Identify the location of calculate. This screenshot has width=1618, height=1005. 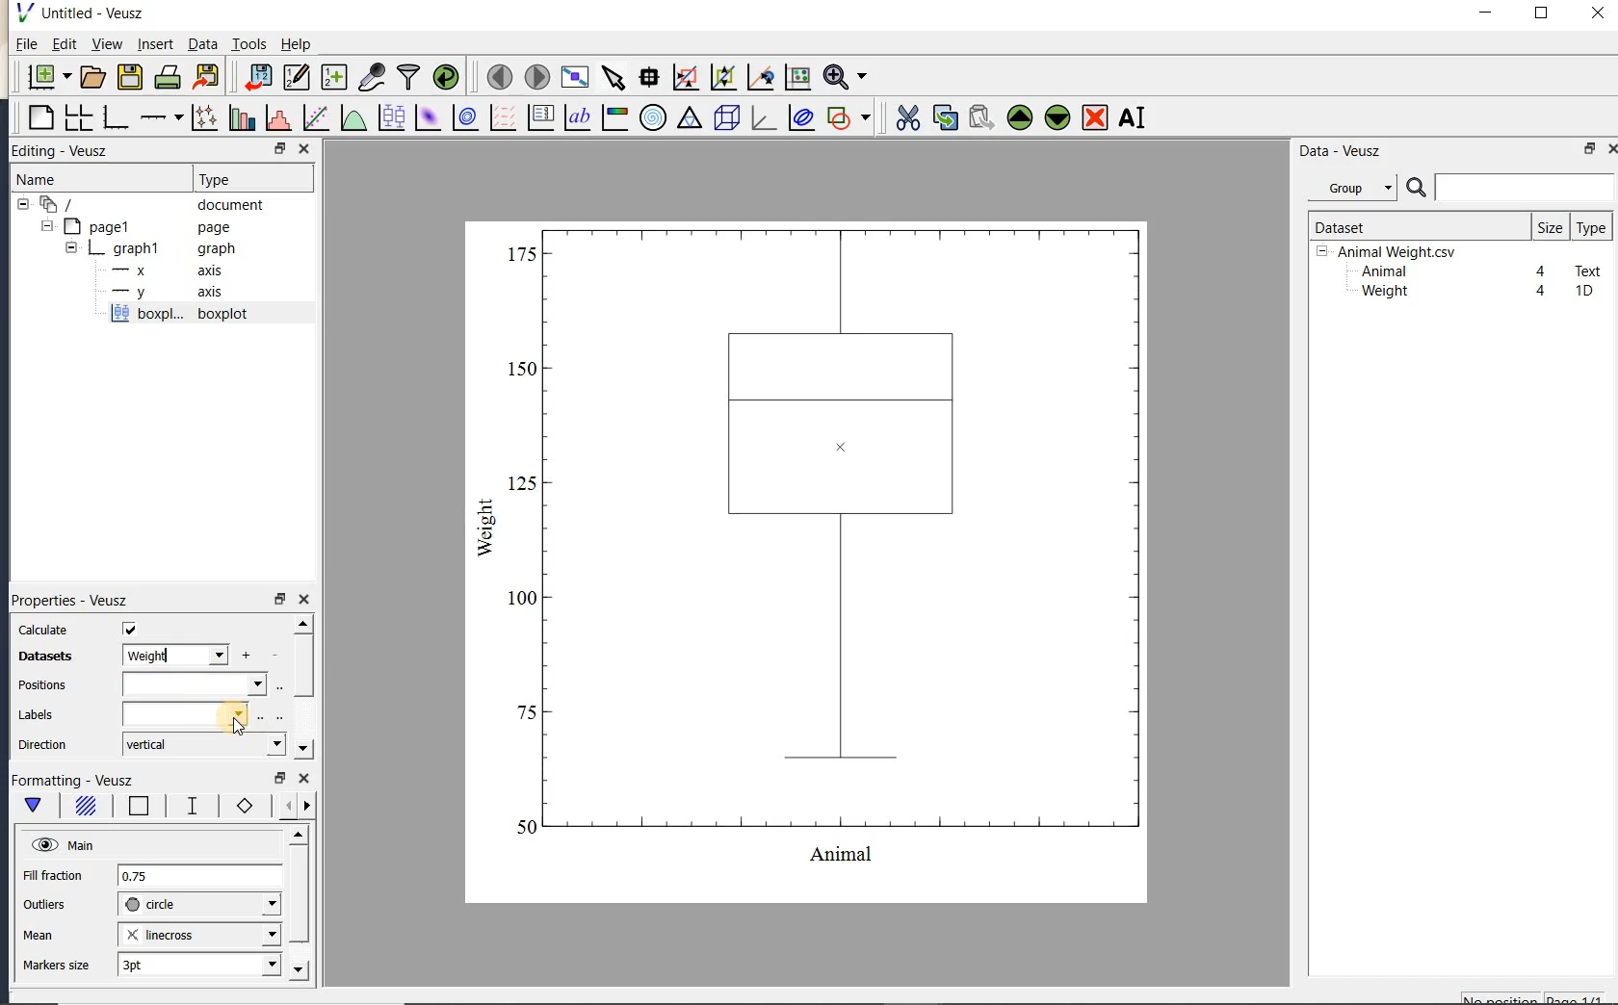
(44, 631).